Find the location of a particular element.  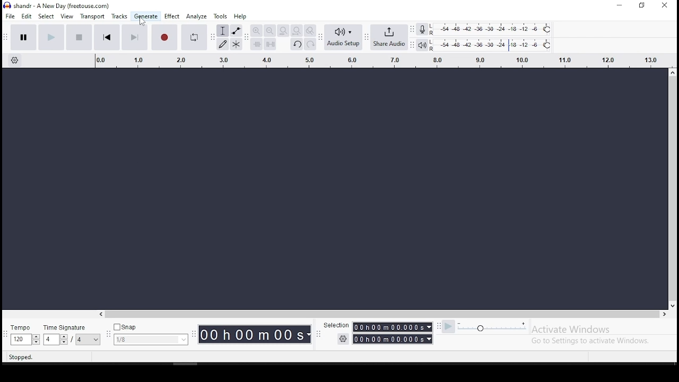

zoom in is located at coordinates (256, 31).